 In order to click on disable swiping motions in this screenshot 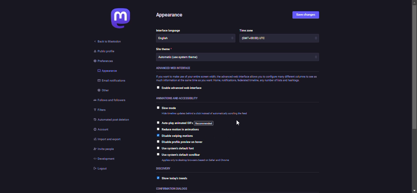, I will do `click(178, 136)`.